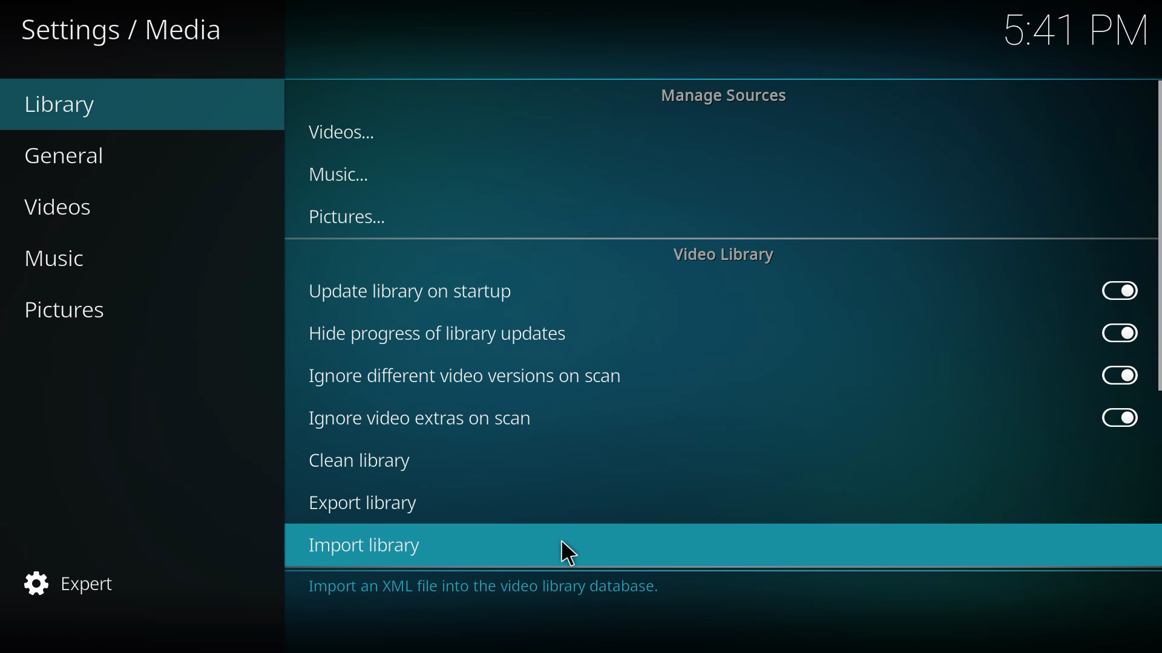 This screenshot has width=1162, height=653. What do you see at coordinates (66, 311) in the screenshot?
I see `pictures` at bounding box center [66, 311].